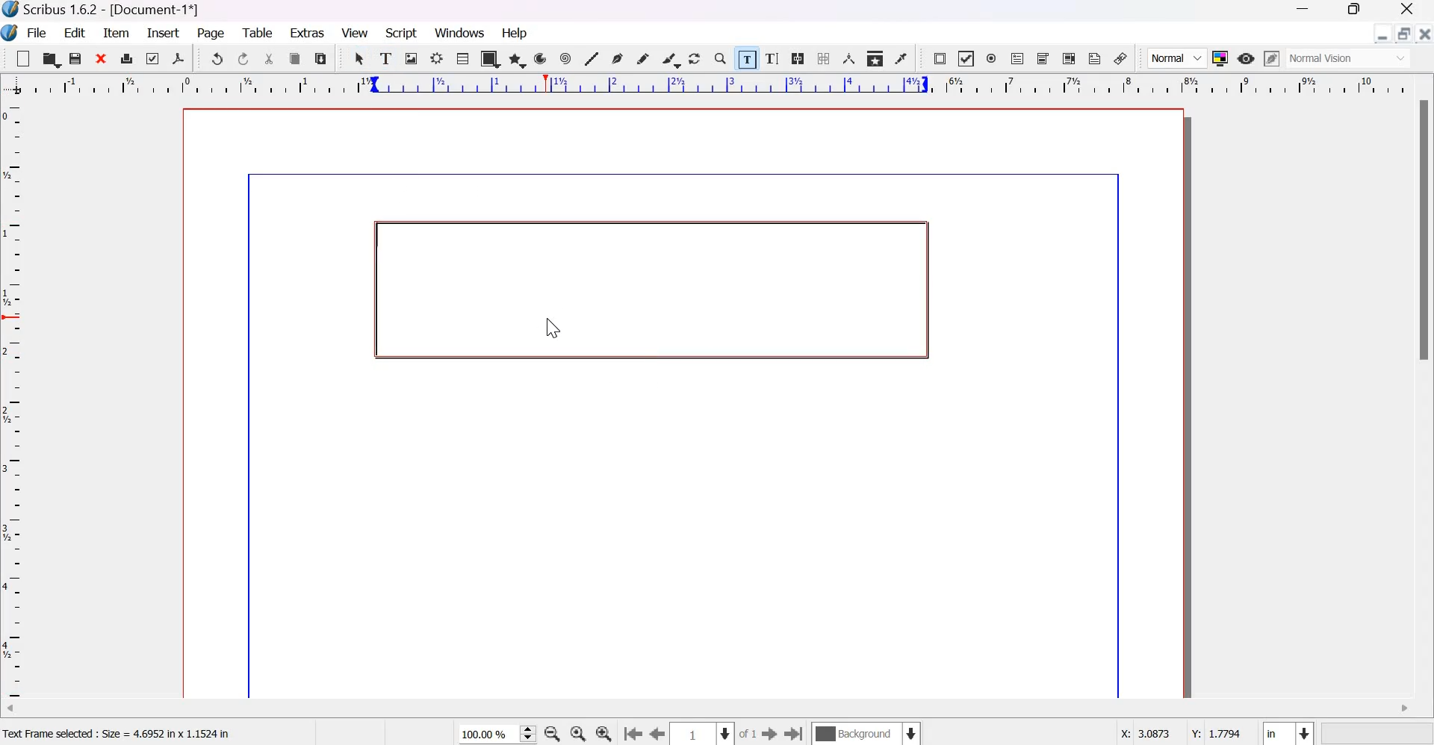  I want to click on close, so click(102, 57).